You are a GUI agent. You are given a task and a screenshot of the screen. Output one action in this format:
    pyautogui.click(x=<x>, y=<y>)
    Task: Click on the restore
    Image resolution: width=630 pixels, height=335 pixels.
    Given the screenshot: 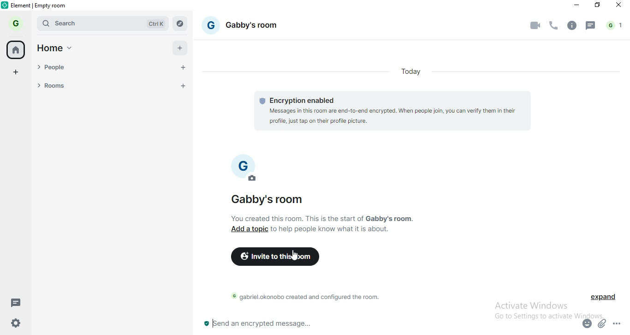 What is the action you would take?
    pyautogui.click(x=597, y=6)
    